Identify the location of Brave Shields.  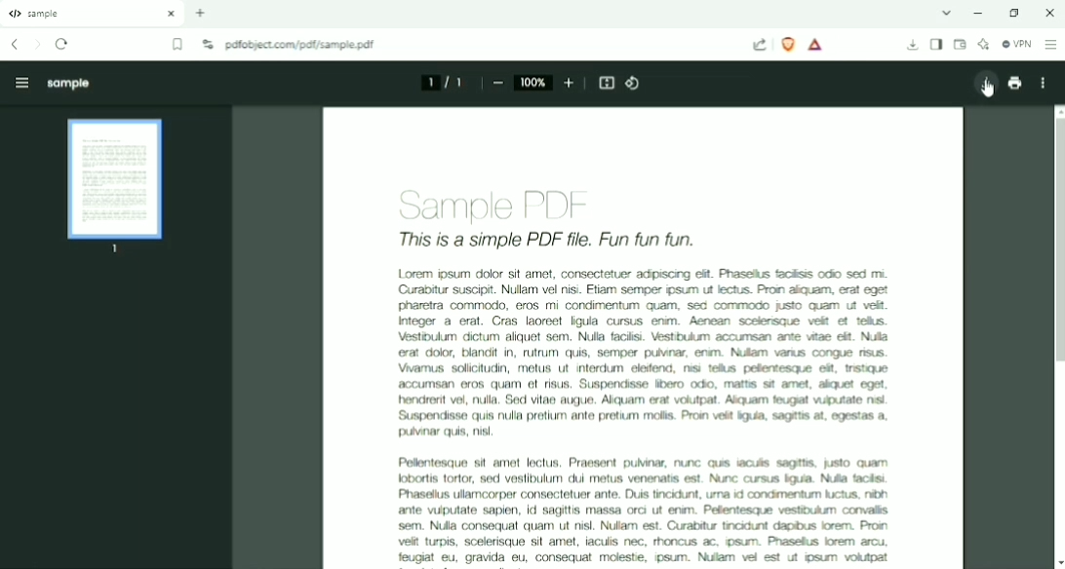
(788, 44).